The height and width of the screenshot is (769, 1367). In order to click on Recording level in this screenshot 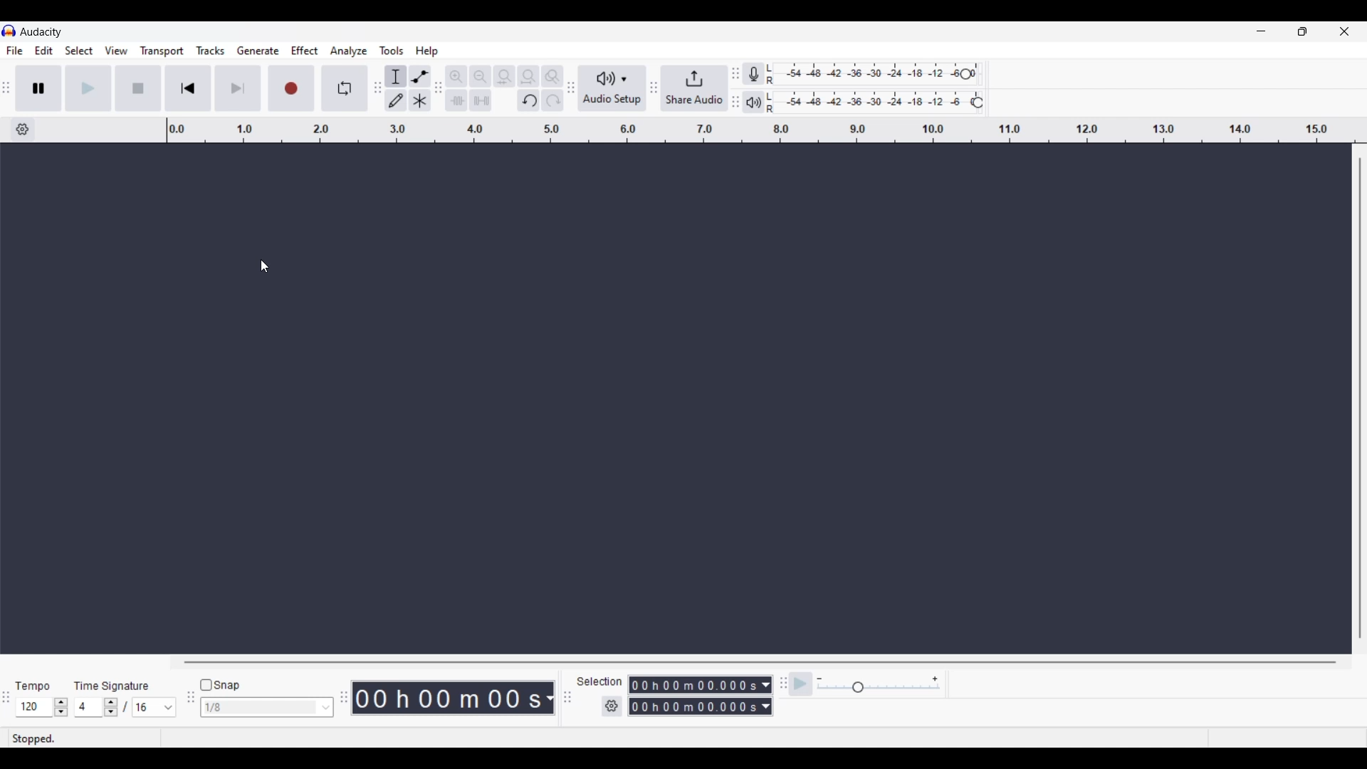, I will do `click(866, 75)`.